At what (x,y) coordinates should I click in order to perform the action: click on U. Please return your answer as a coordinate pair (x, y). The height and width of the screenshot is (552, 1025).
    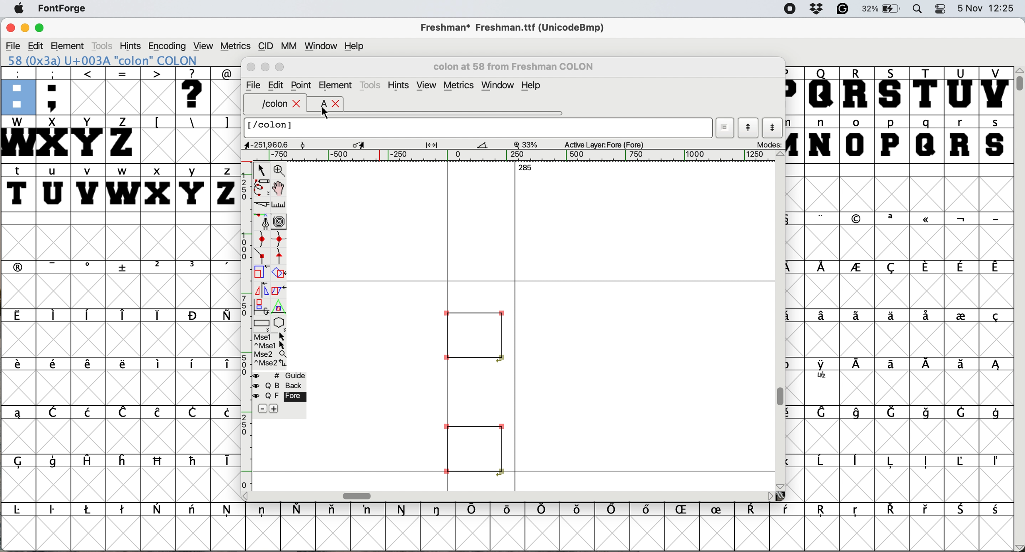
    Looking at the image, I should click on (961, 91).